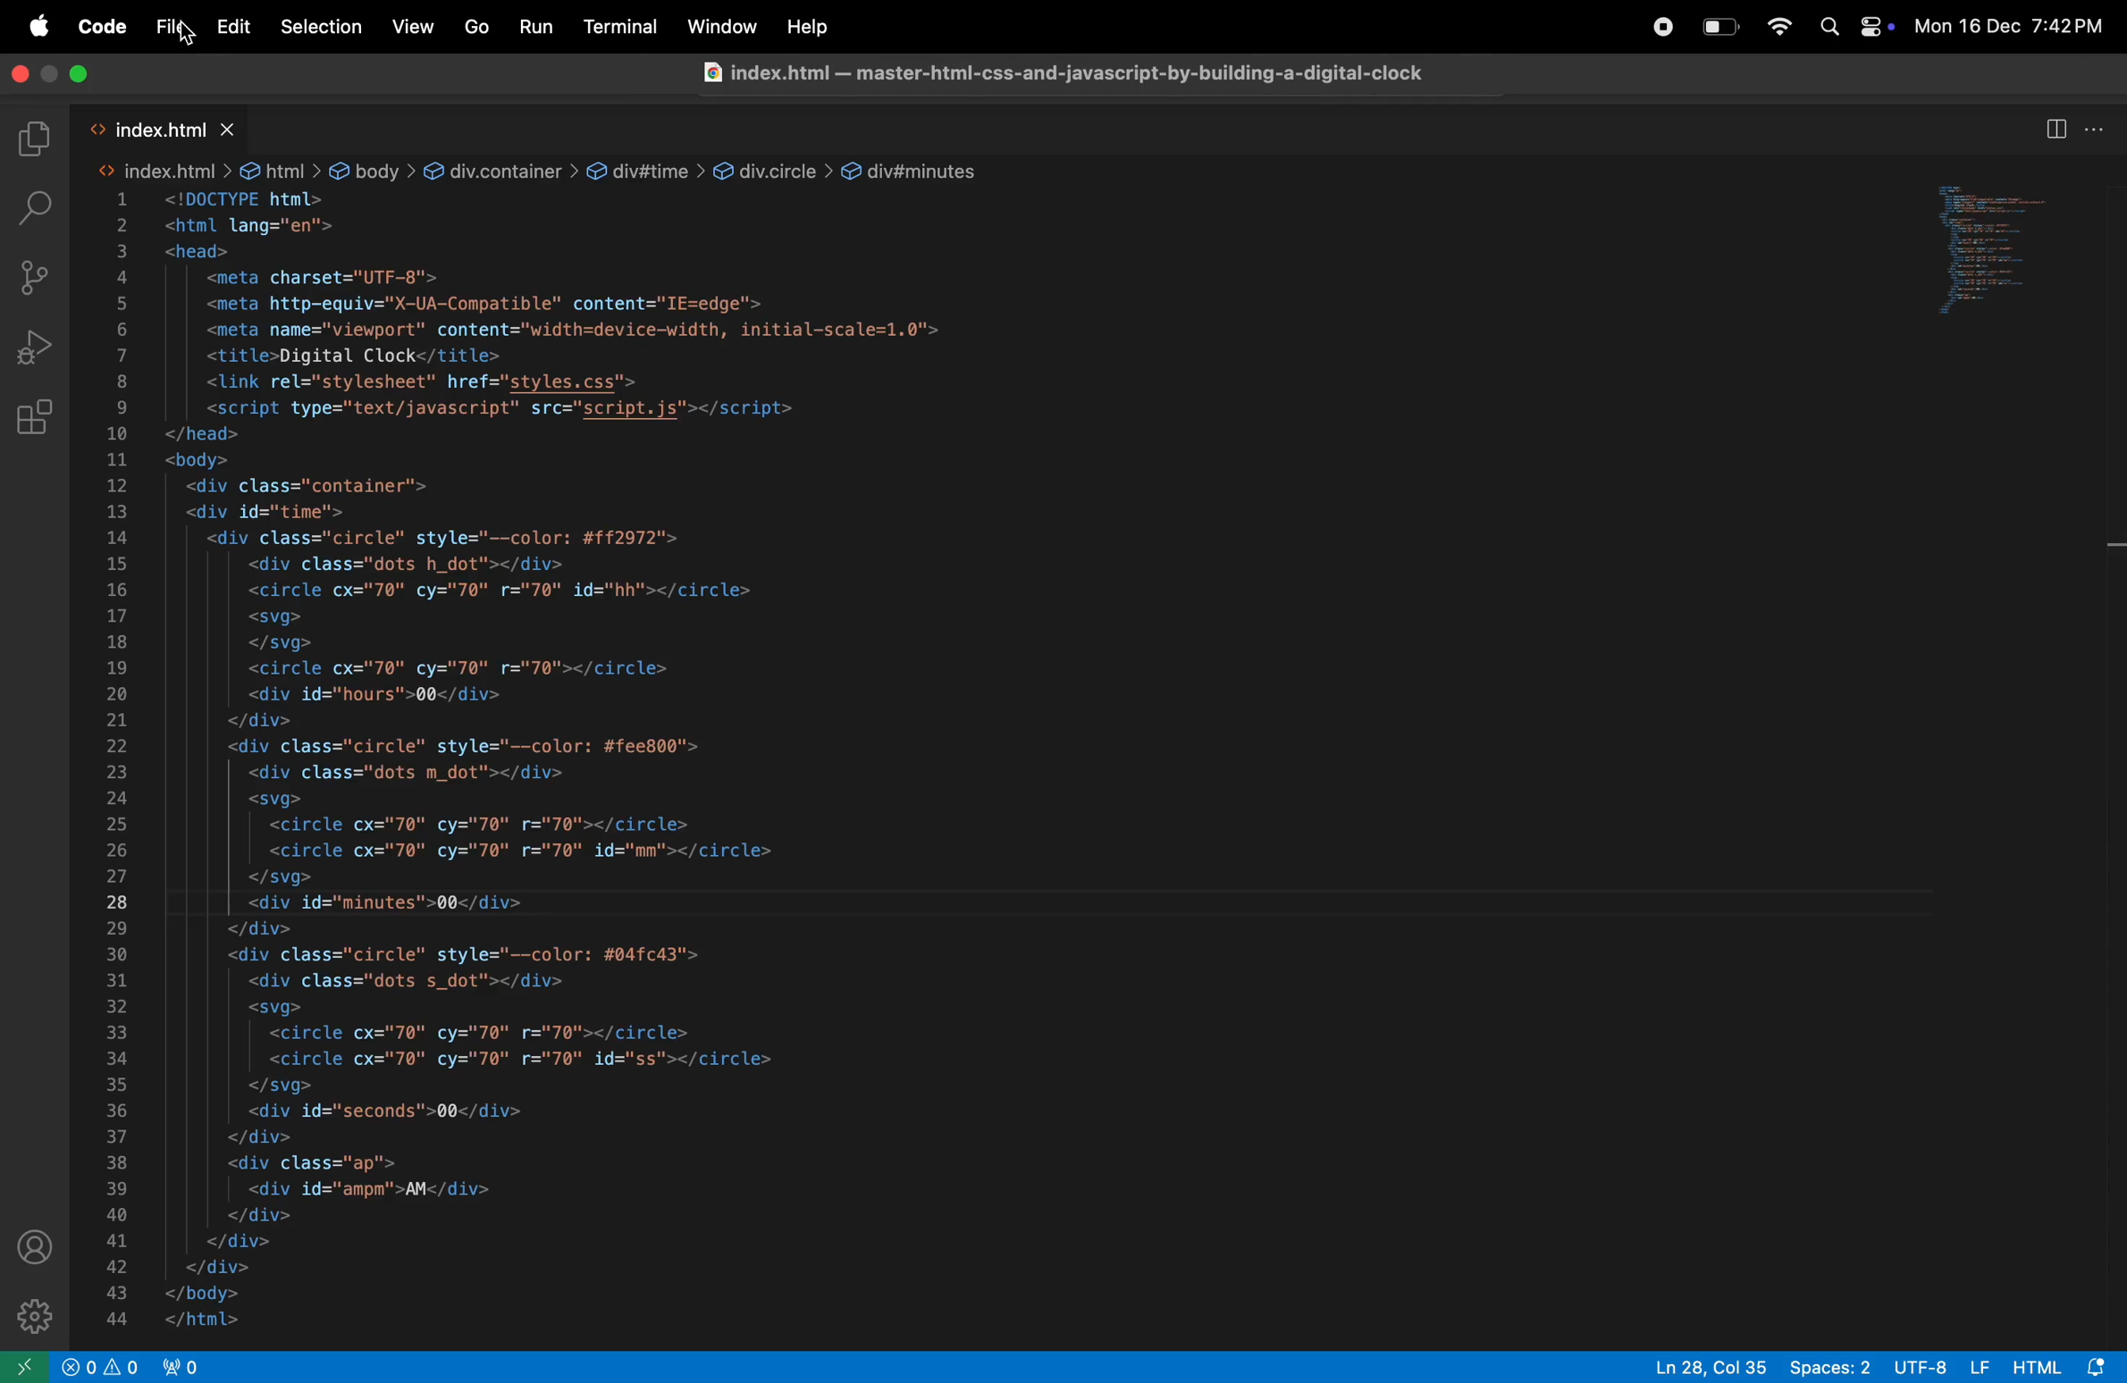  What do you see at coordinates (479, 29) in the screenshot?
I see `Go` at bounding box center [479, 29].